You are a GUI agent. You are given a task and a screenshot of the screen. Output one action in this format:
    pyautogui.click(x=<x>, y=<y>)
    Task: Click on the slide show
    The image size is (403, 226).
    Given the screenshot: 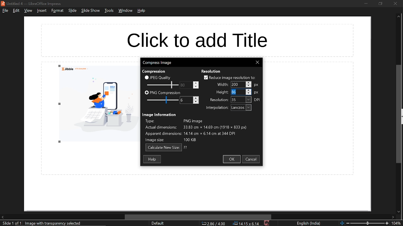 What is the action you would take?
    pyautogui.click(x=91, y=11)
    